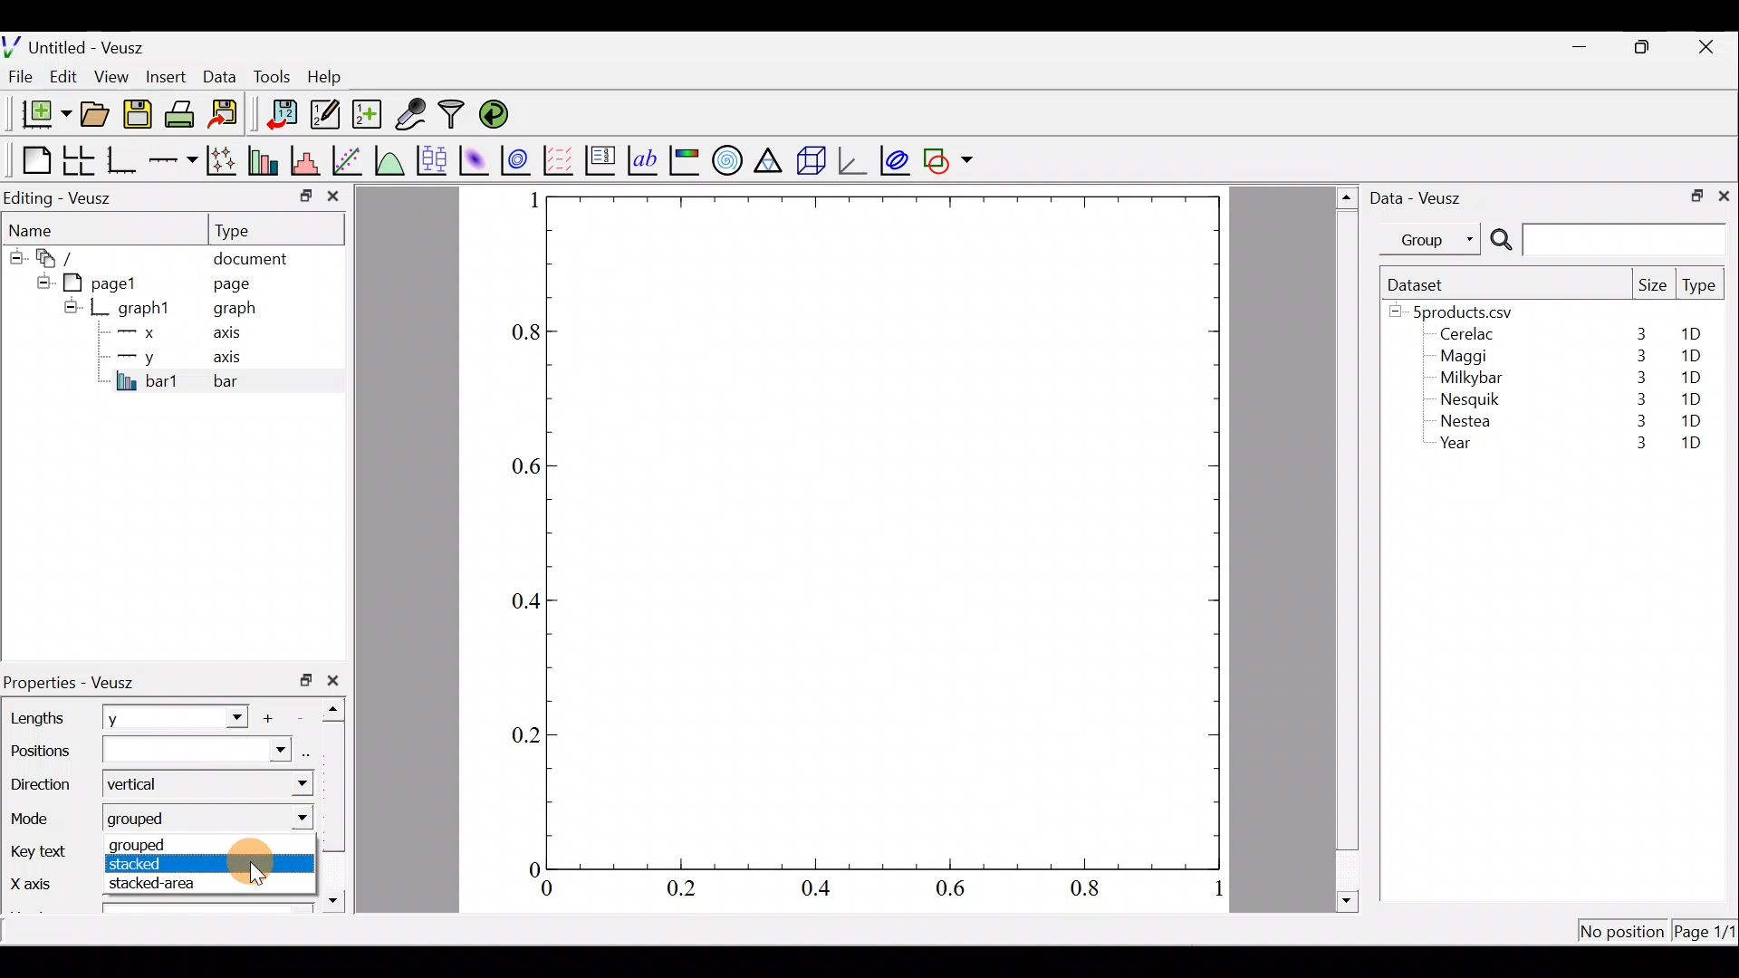 This screenshot has height=978, width=1739. Describe the element at coordinates (148, 380) in the screenshot. I see `bar1` at that location.